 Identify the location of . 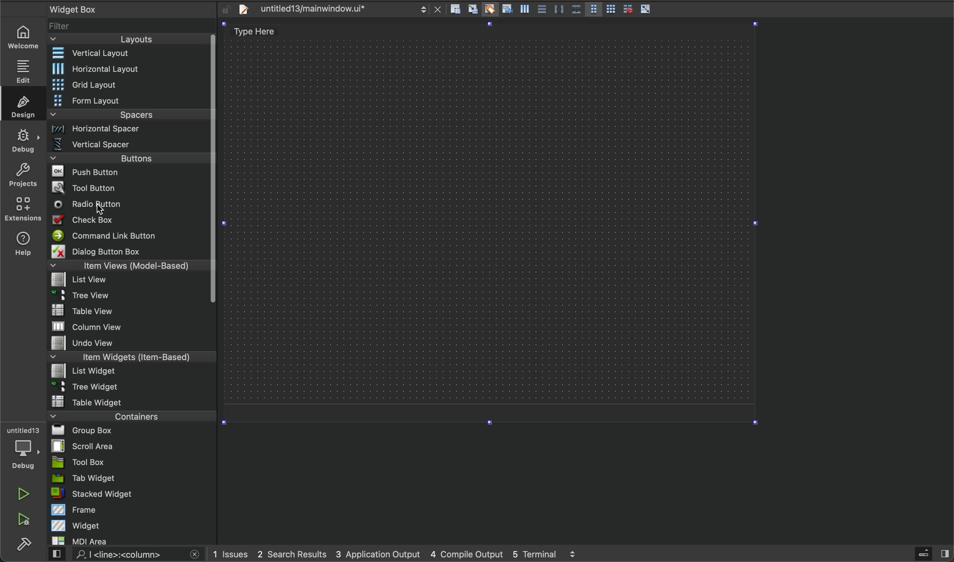
(127, 298).